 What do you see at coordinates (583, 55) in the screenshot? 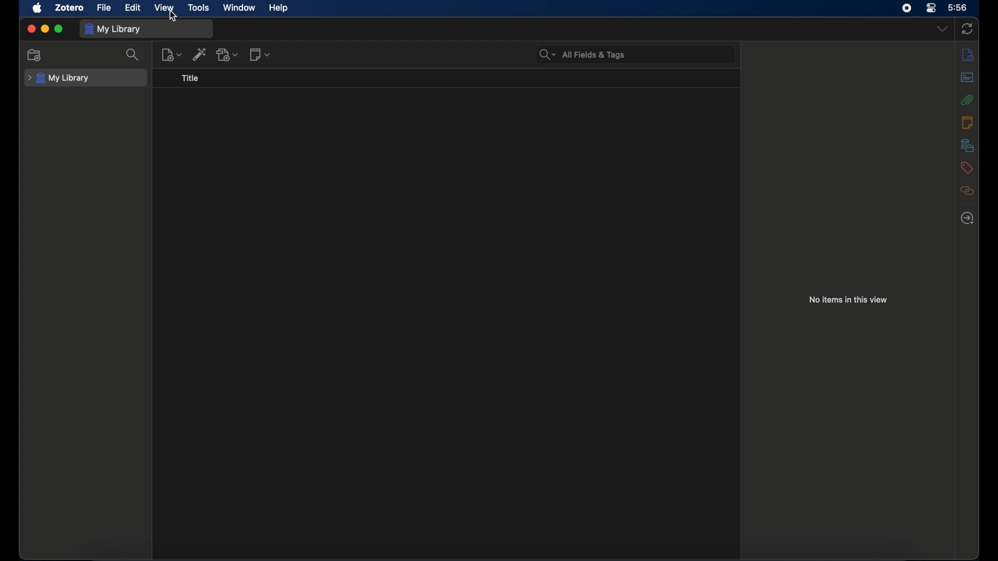
I see `search bar` at bounding box center [583, 55].